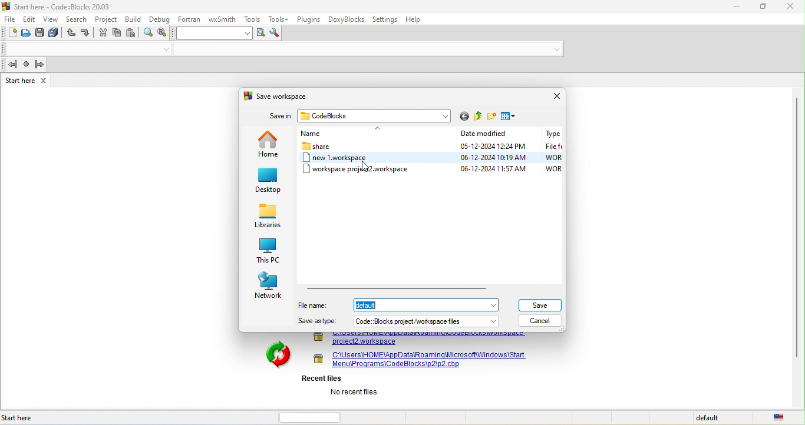  What do you see at coordinates (282, 95) in the screenshot?
I see `save workspace` at bounding box center [282, 95].